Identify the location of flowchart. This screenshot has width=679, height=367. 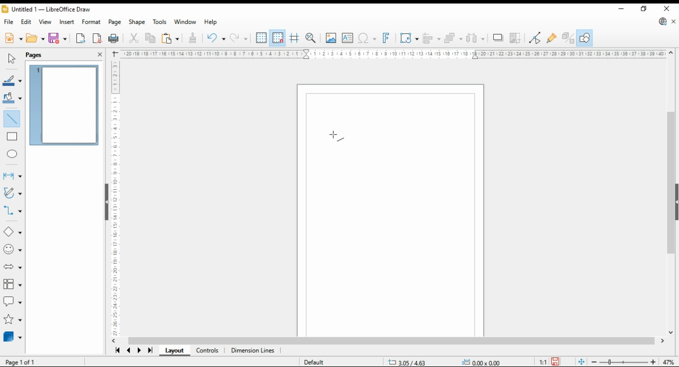
(11, 284).